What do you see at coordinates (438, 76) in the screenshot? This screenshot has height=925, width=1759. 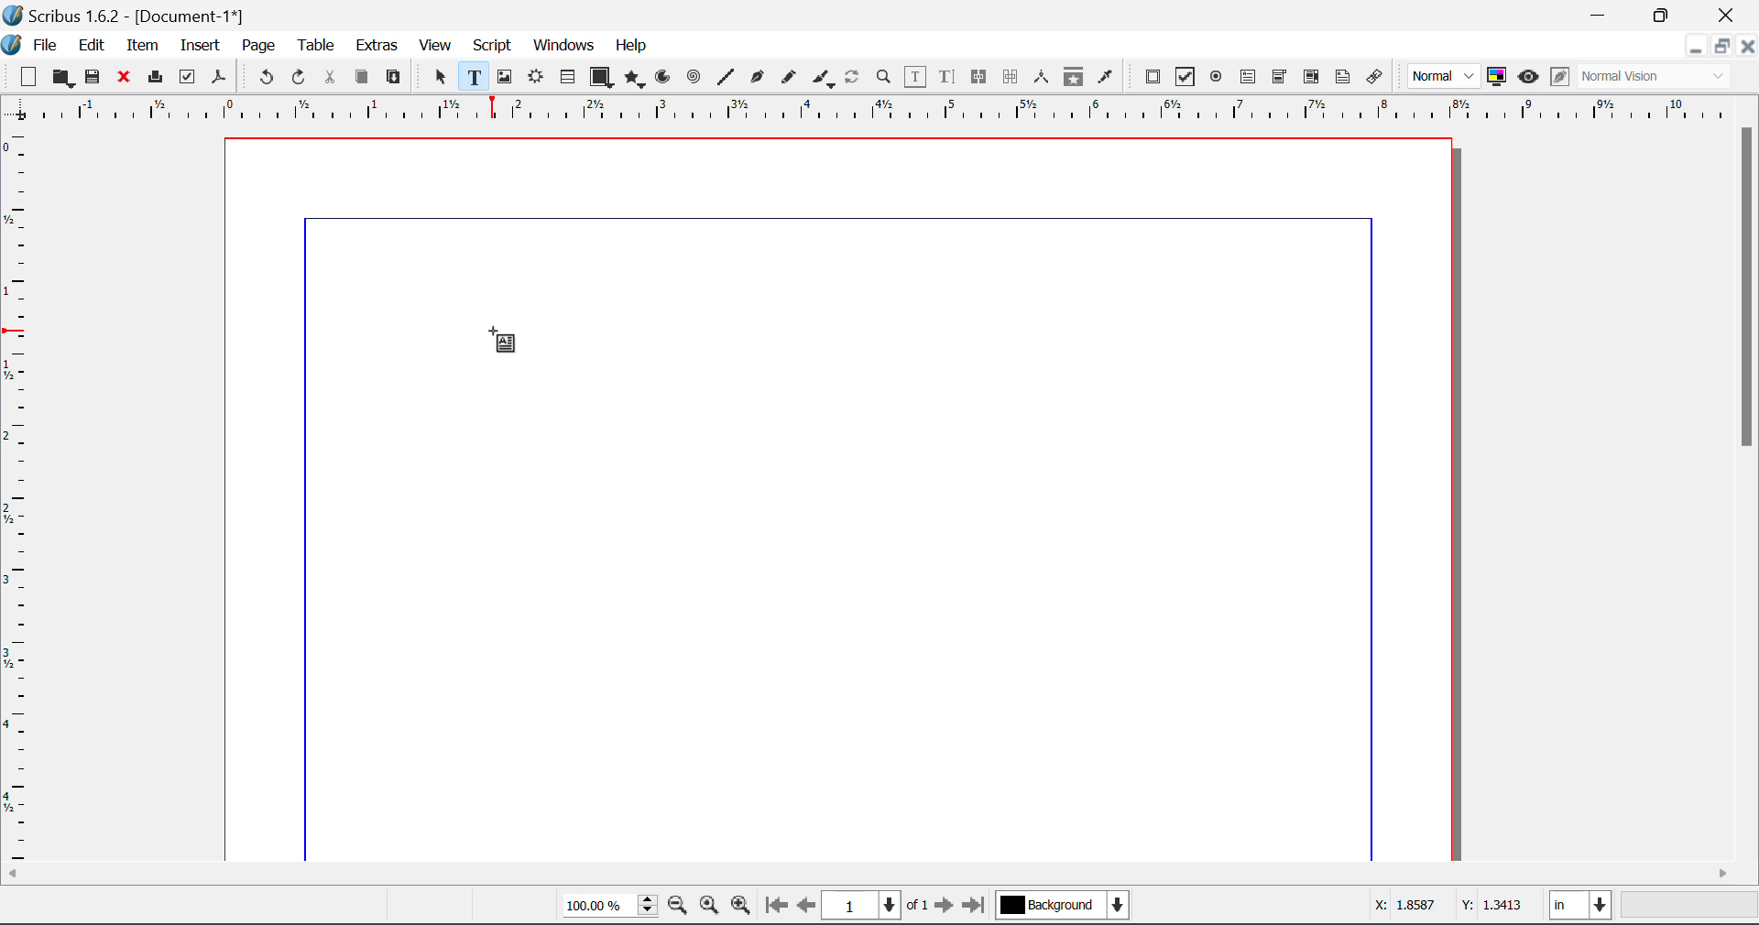 I see `Select` at bounding box center [438, 76].